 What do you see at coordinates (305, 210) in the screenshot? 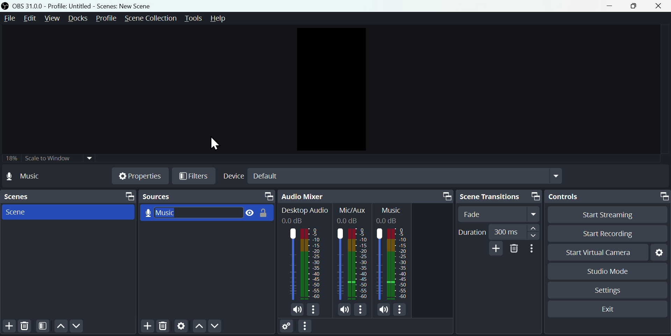
I see `` at bounding box center [305, 210].